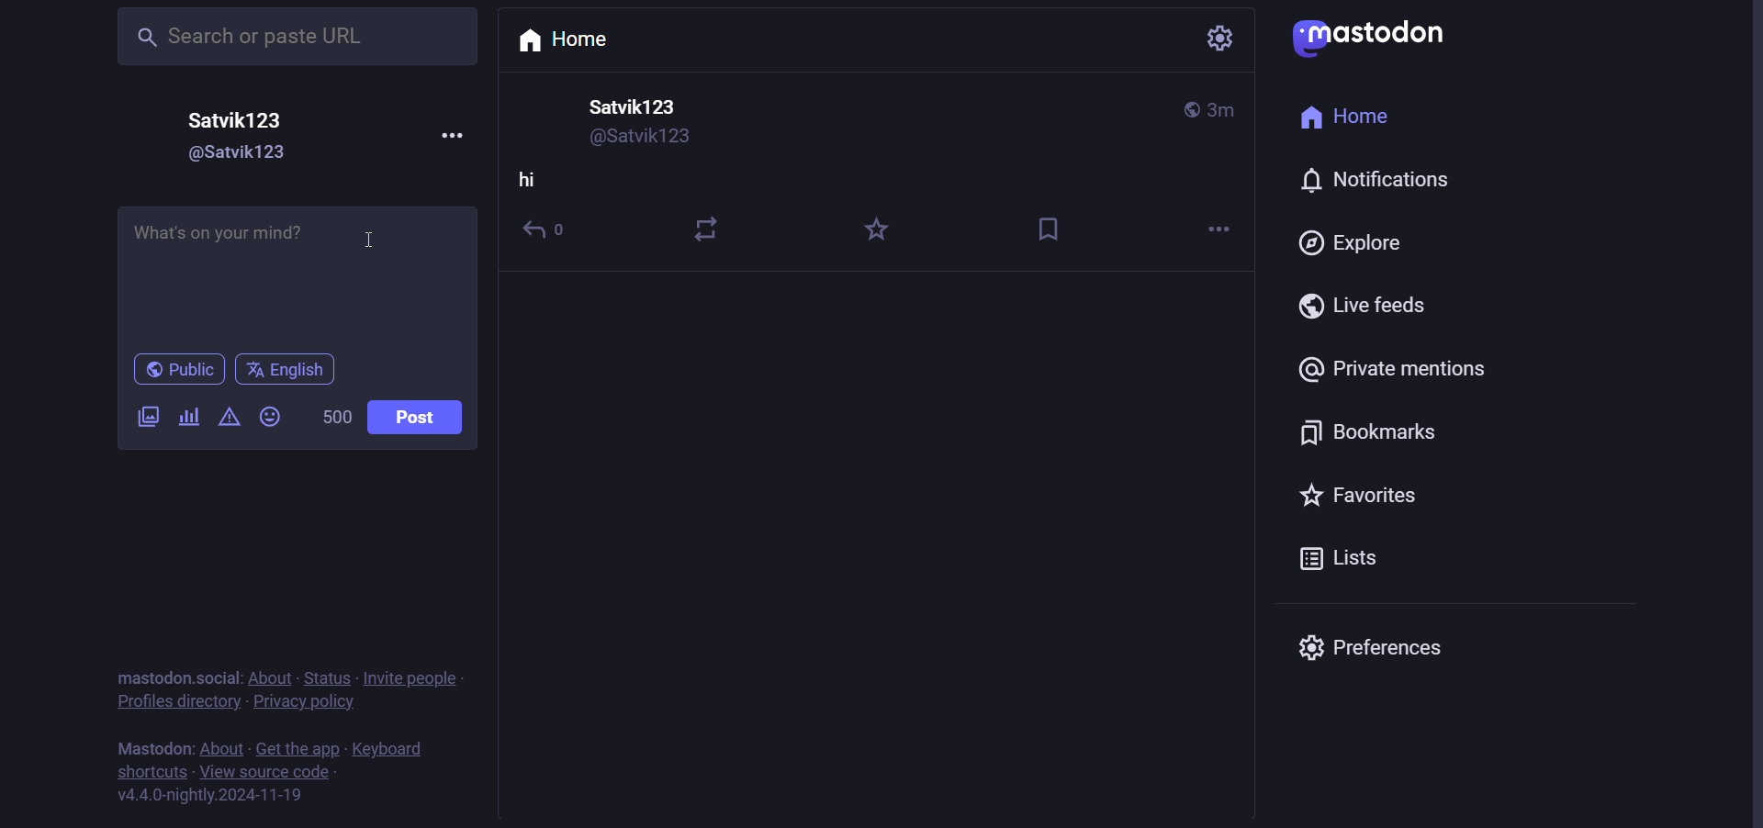 This screenshot has height=828, width=1763. I want to click on social, so click(220, 676).